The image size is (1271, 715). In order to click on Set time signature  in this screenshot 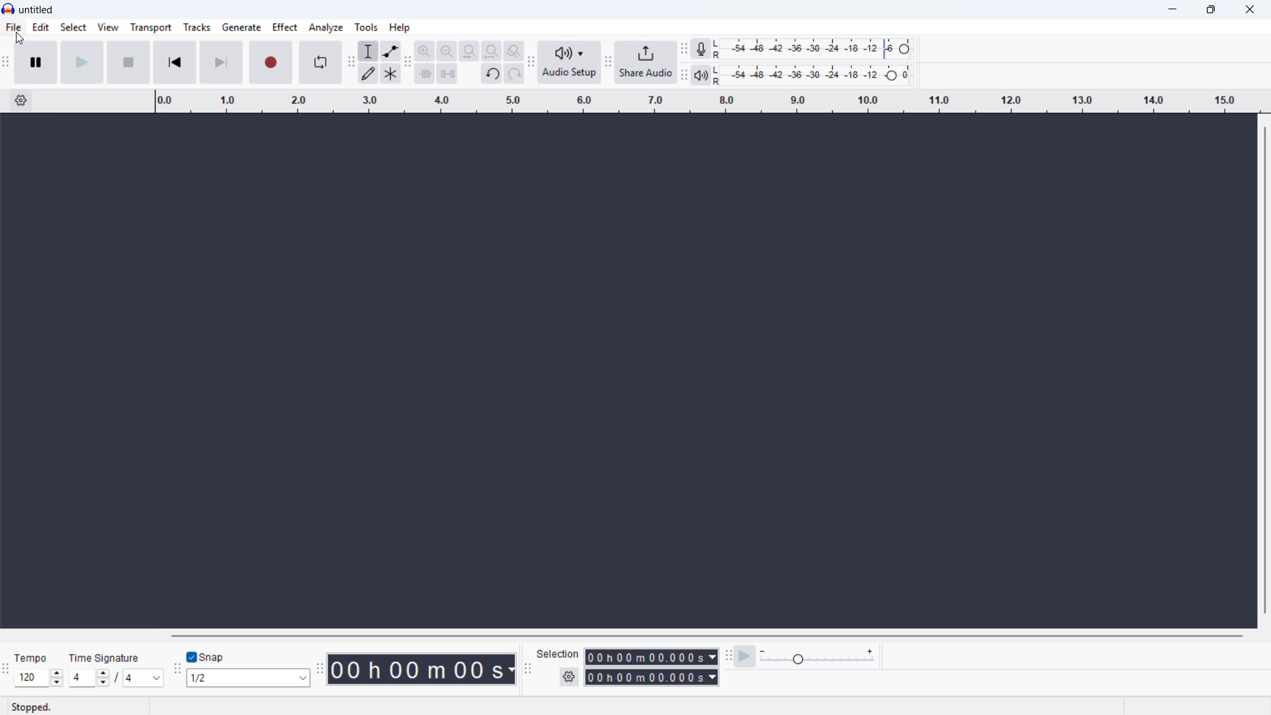, I will do `click(117, 678)`.